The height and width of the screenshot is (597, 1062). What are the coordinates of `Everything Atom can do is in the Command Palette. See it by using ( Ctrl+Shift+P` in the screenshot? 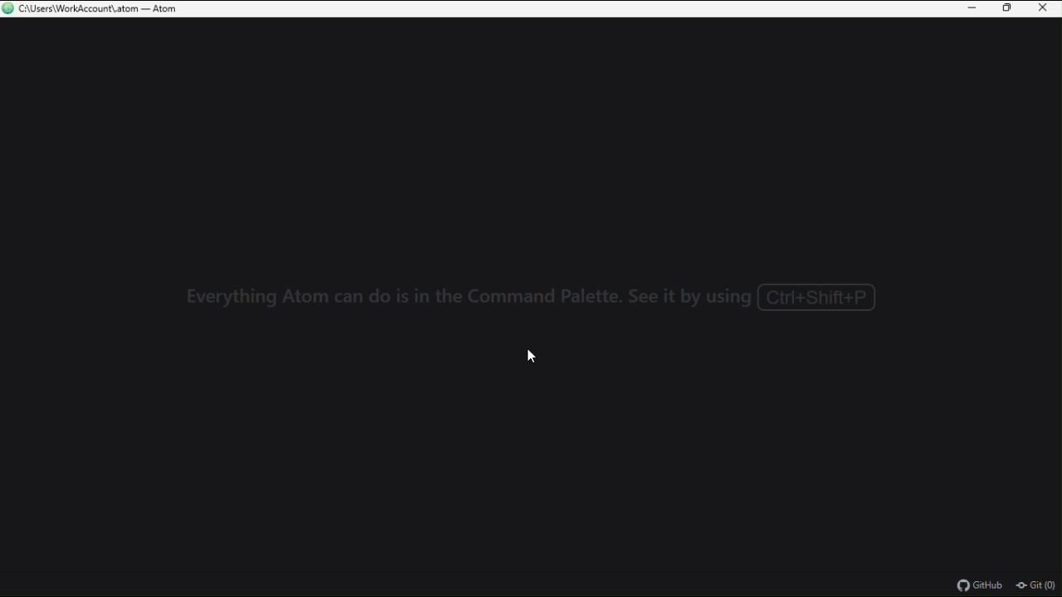 It's located at (529, 296).